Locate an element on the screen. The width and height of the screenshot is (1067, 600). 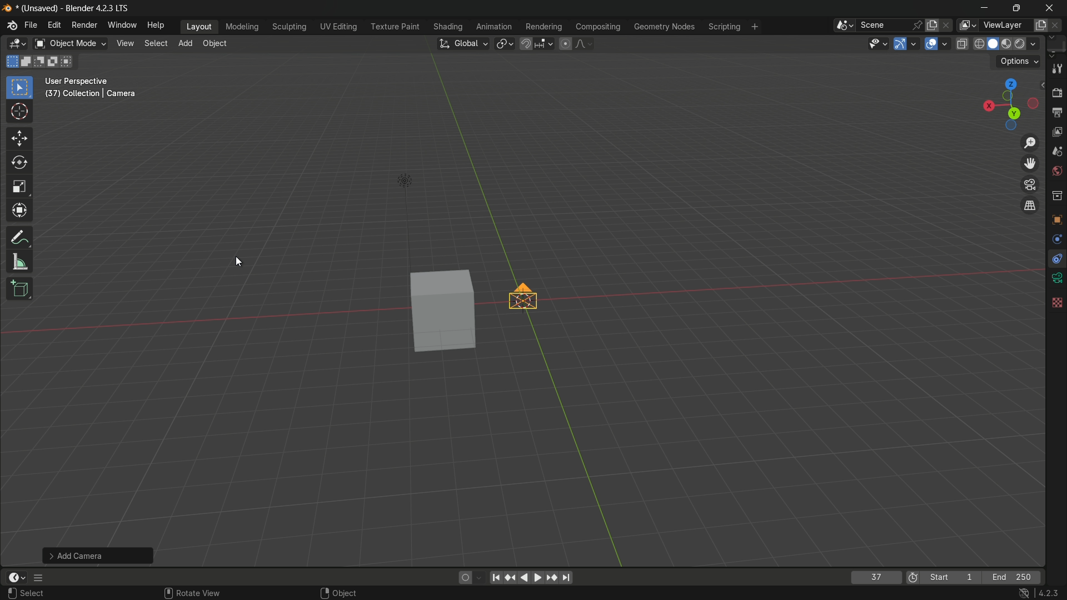
invert existing selection is located at coordinates (56, 61).